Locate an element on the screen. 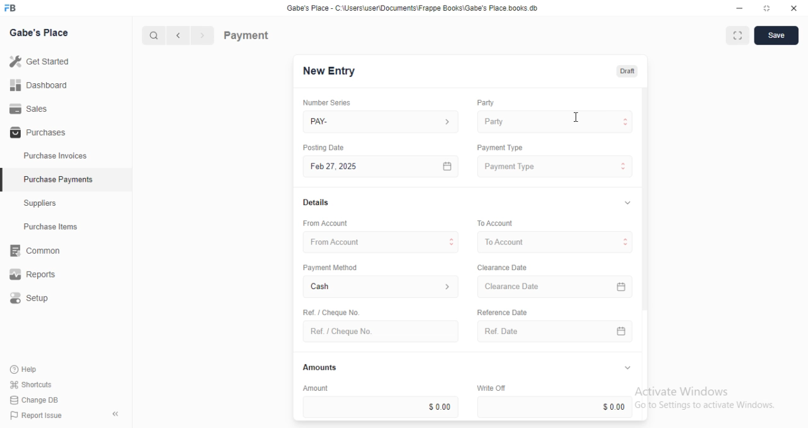  Payment Type is located at coordinates (555, 166).